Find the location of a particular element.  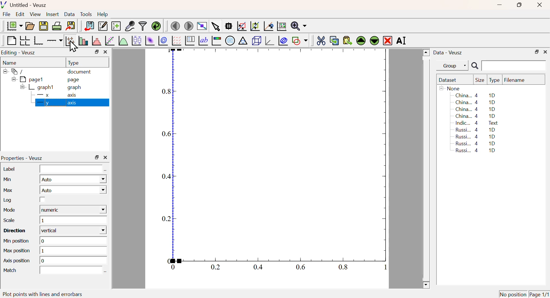

/ is located at coordinates (14, 71).